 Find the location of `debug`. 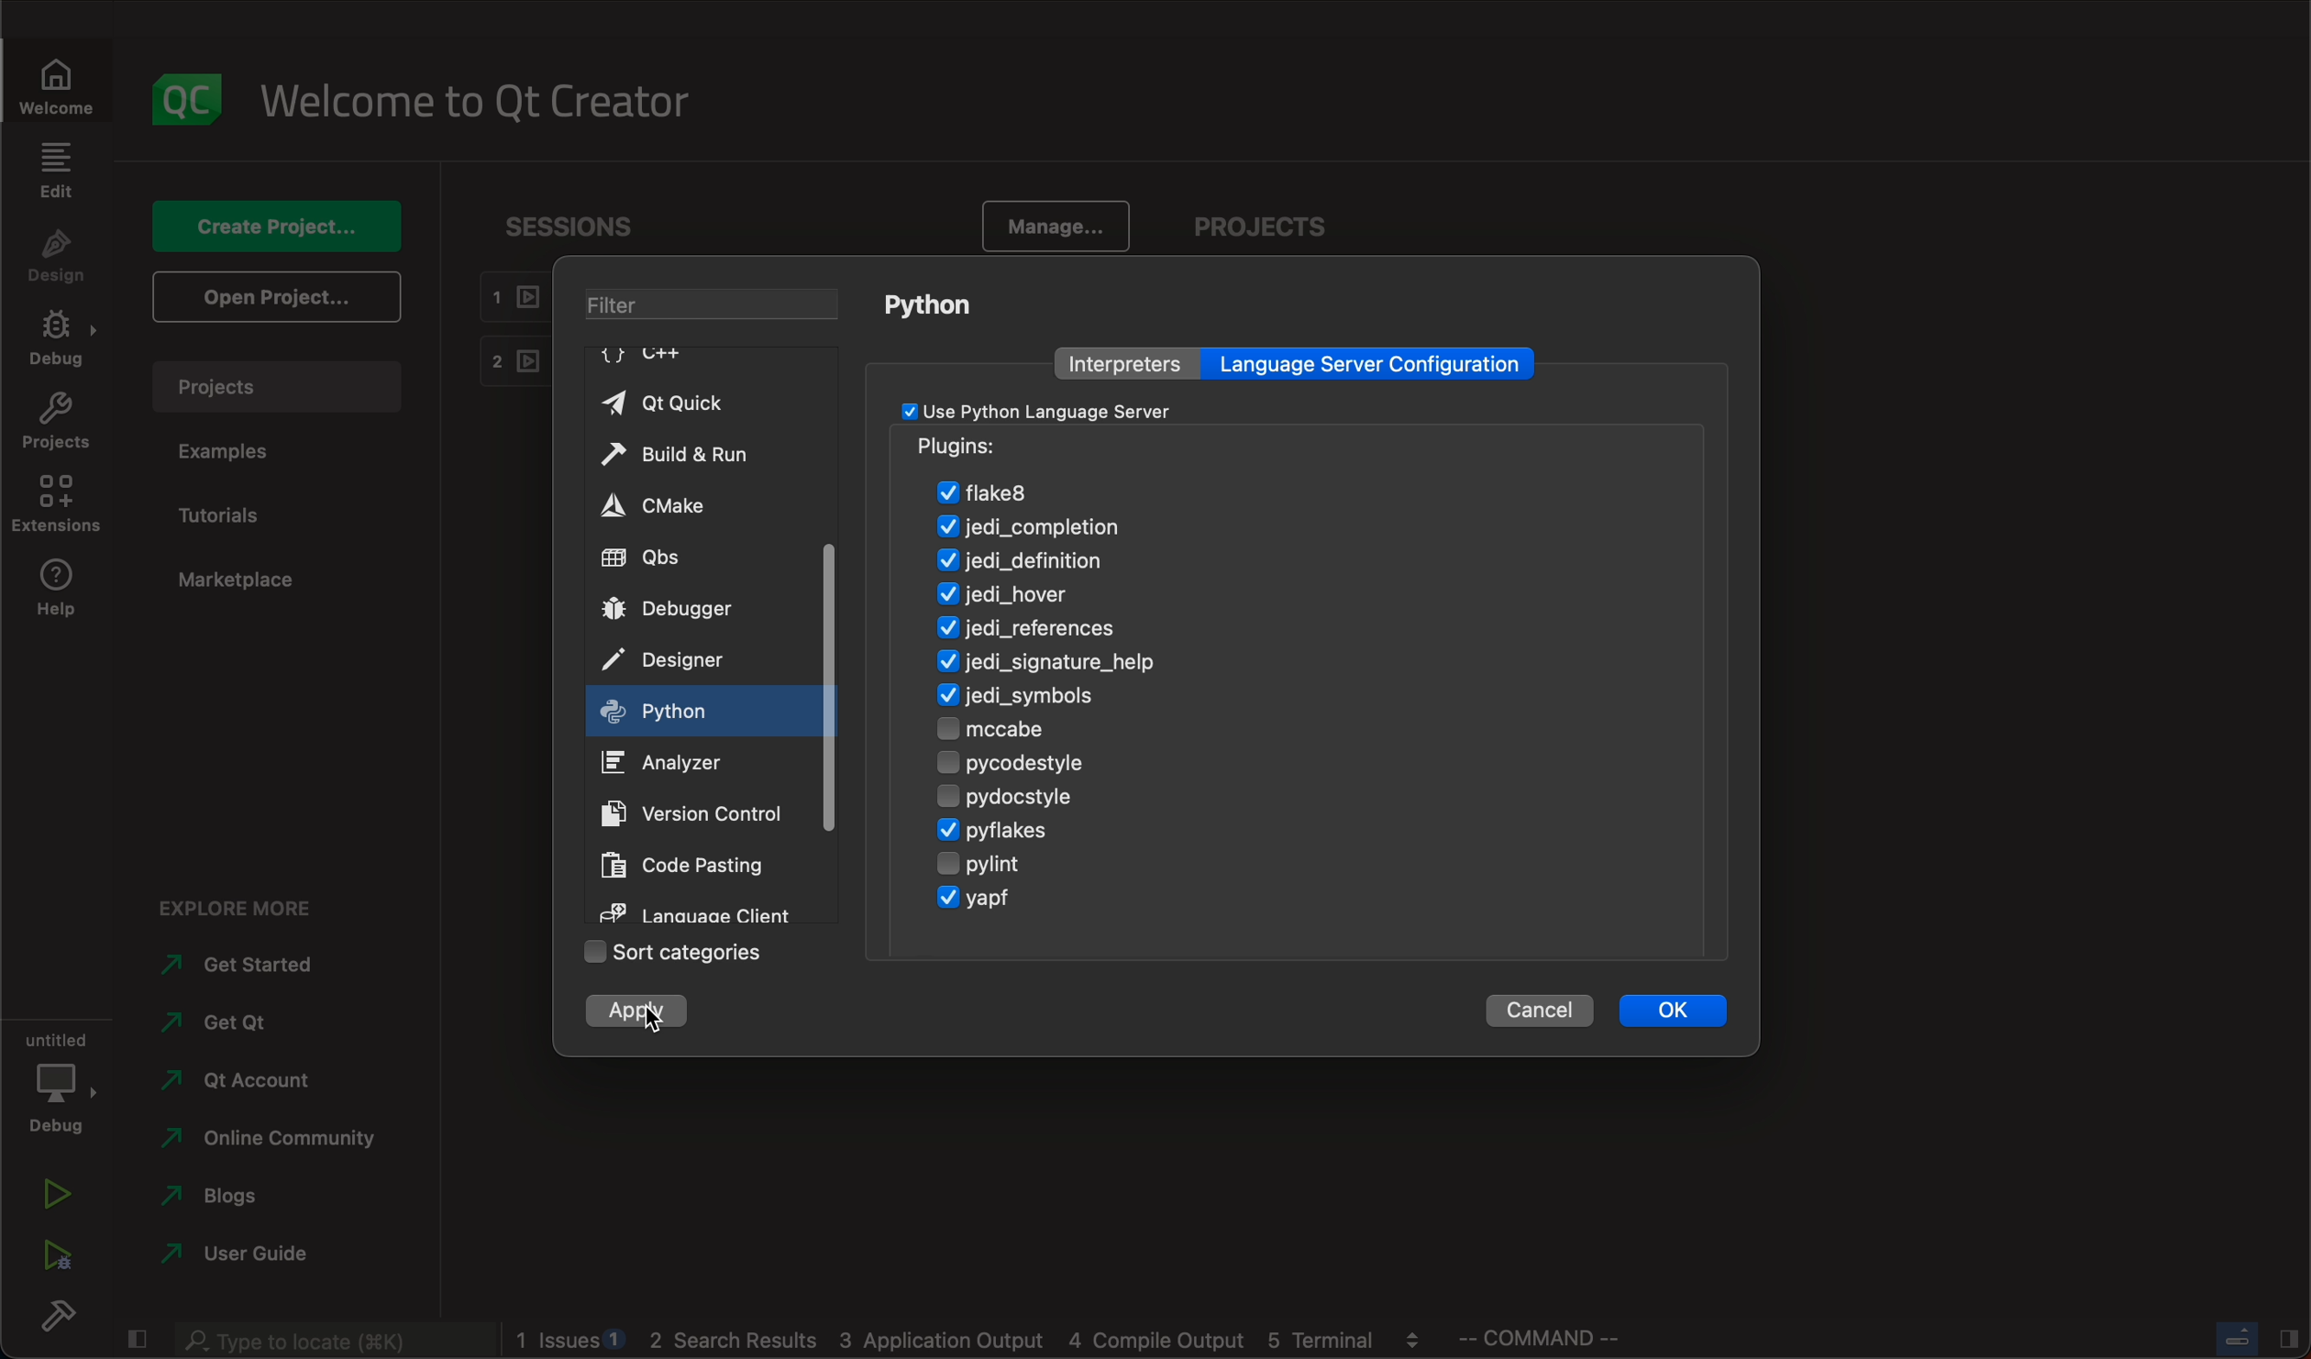

debug is located at coordinates (58, 340).